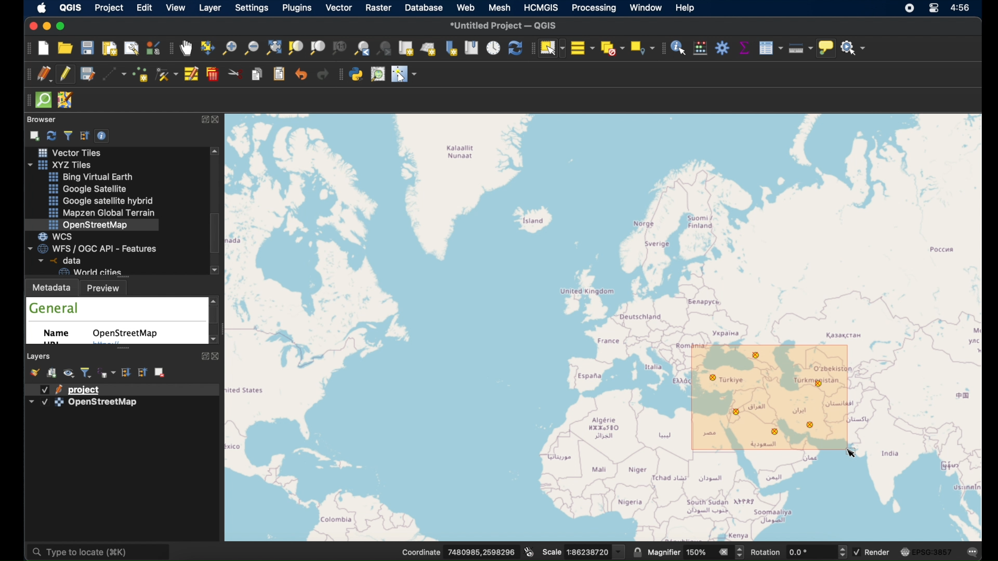 Image resolution: width=998 pixels, height=561 pixels. What do you see at coordinates (44, 74) in the screenshot?
I see `current edits` at bounding box center [44, 74].